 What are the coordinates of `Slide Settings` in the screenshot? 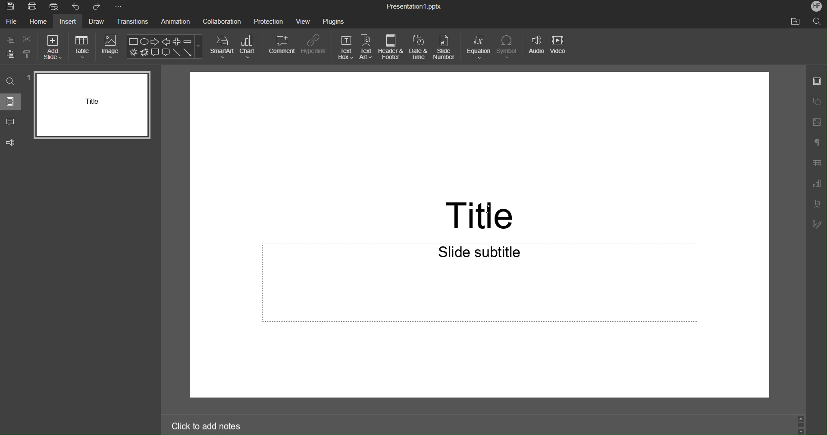 It's located at (817, 83).